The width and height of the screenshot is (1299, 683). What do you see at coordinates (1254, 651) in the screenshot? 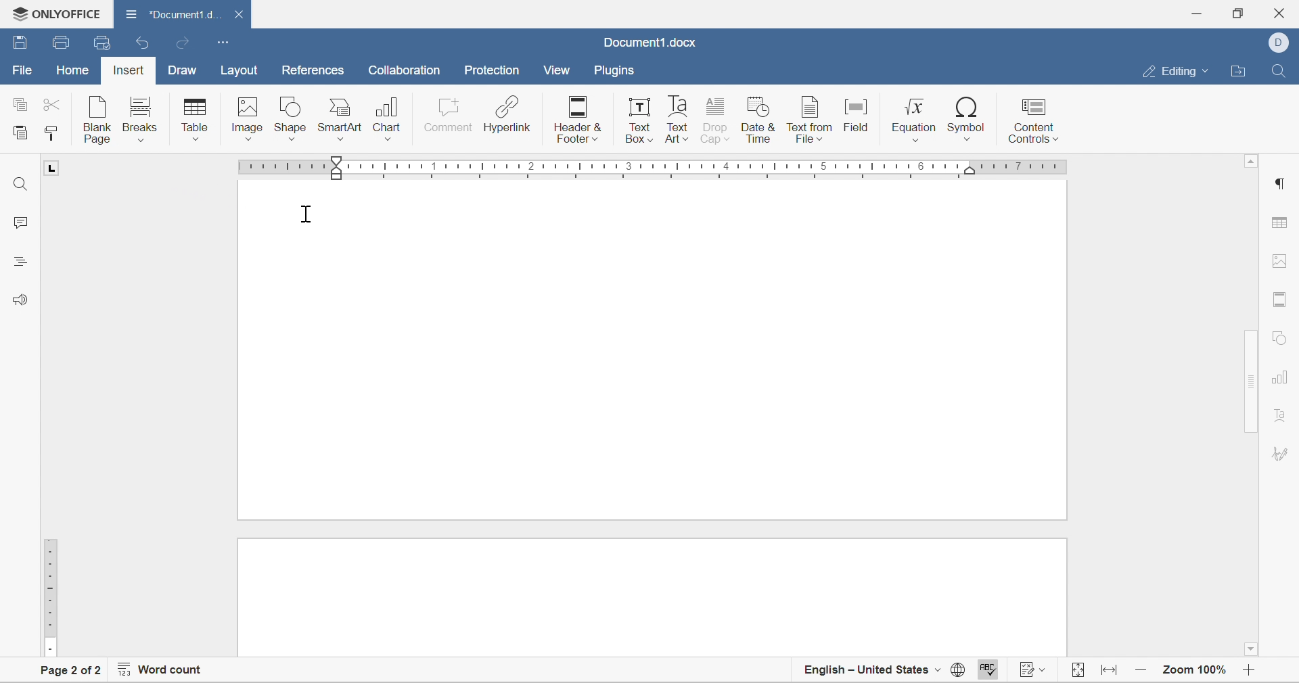
I see `Scroll down` at bounding box center [1254, 651].